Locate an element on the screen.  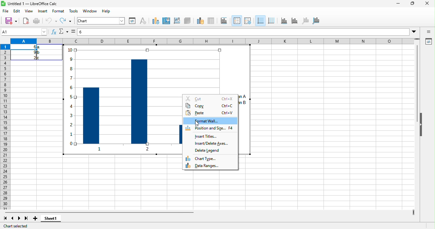
characters is located at coordinates (143, 20).